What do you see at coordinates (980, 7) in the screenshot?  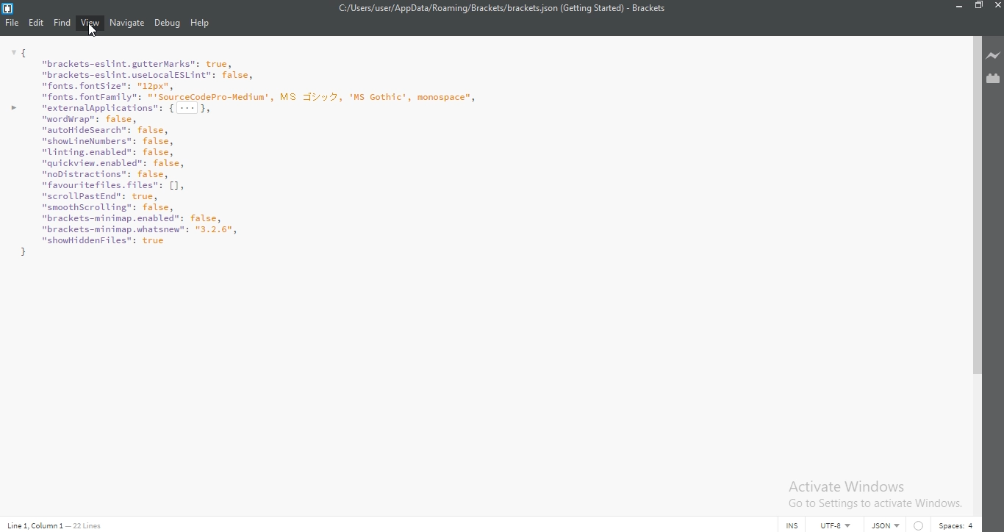 I see `Restore` at bounding box center [980, 7].